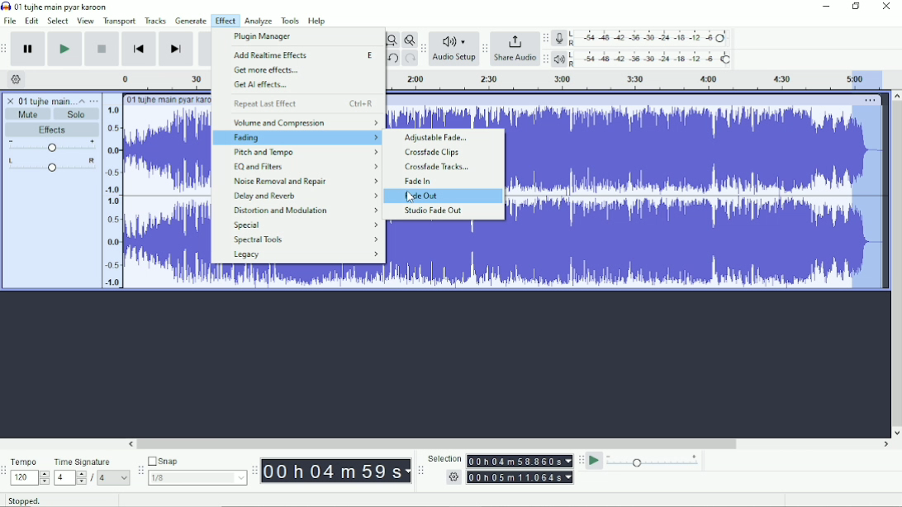 The height and width of the screenshot is (507, 902). What do you see at coordinates (31, 477) in the screenshot?
I see `120` at bounding box center [31, 477].